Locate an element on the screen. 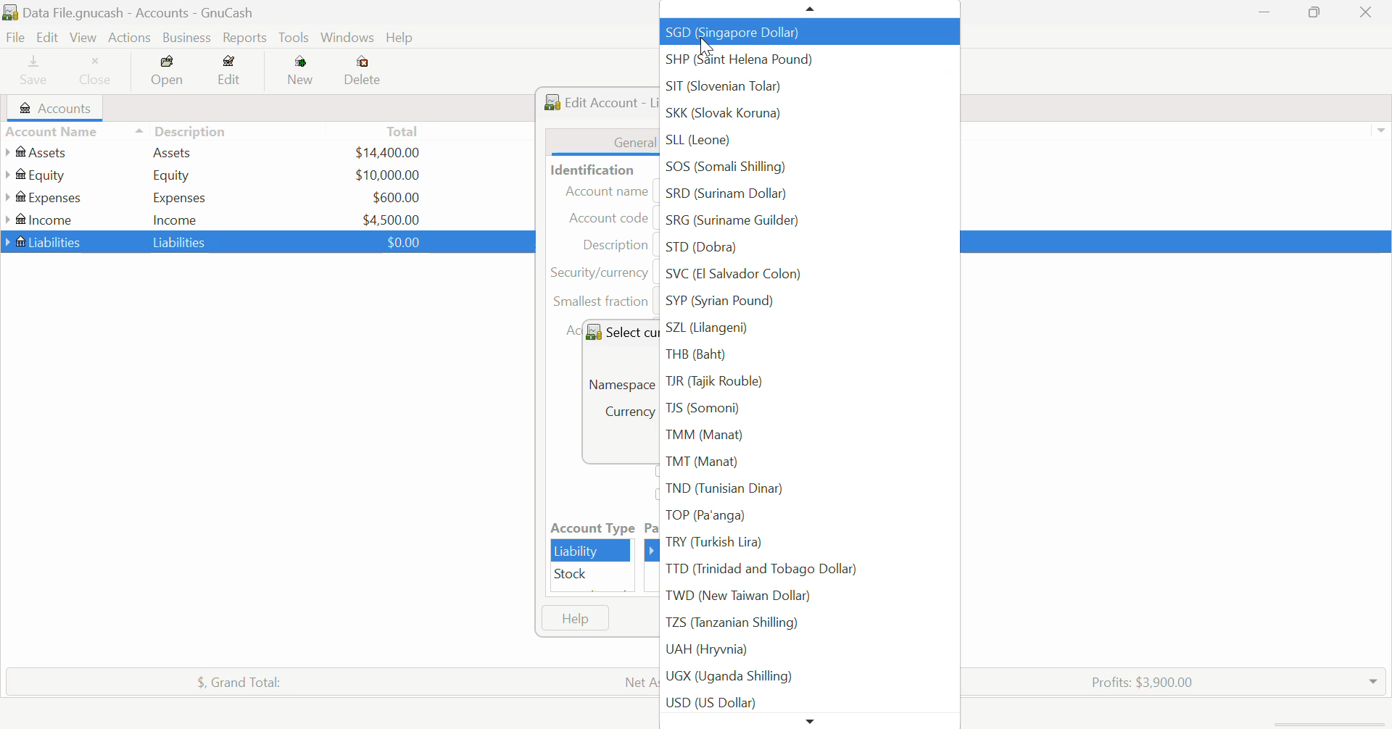  USD is located at coordinates (391, 218).